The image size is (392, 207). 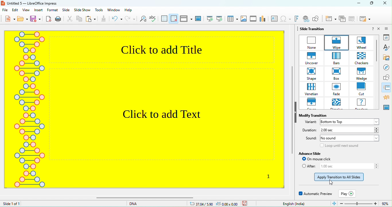 What do you see at coordinates (341, 177) in the screenshot?
I see `color change on move` at bounding box center [341, 177].